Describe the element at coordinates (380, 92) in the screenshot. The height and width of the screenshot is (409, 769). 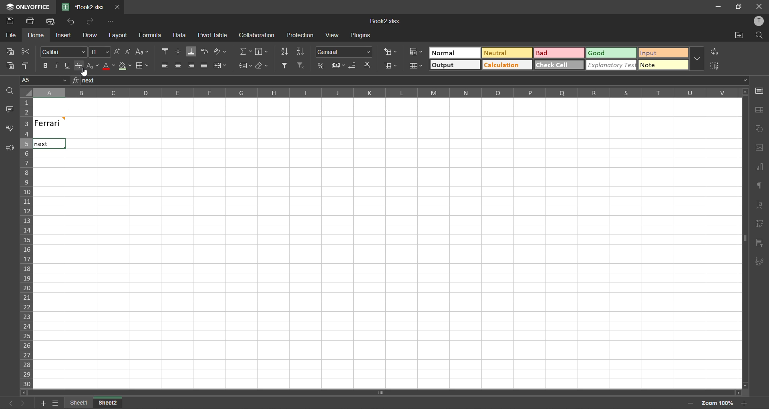
I see `column names` at that location.